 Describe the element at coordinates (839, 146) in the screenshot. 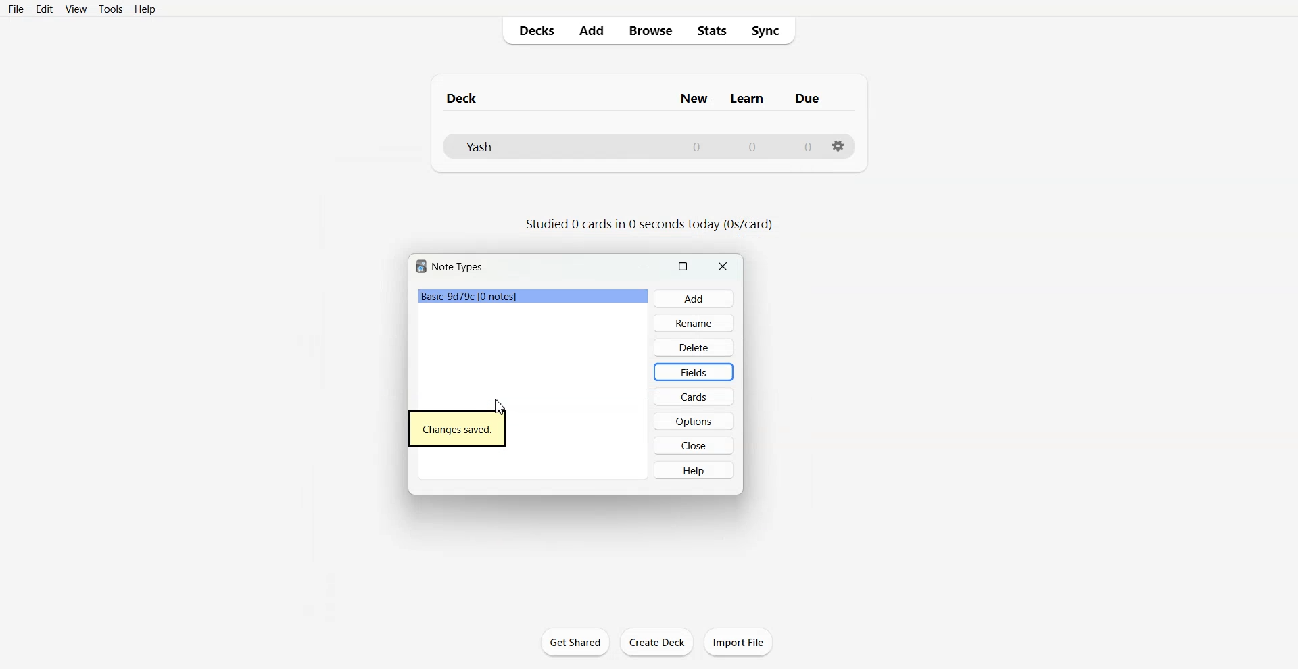

I see `Settings` at that location.